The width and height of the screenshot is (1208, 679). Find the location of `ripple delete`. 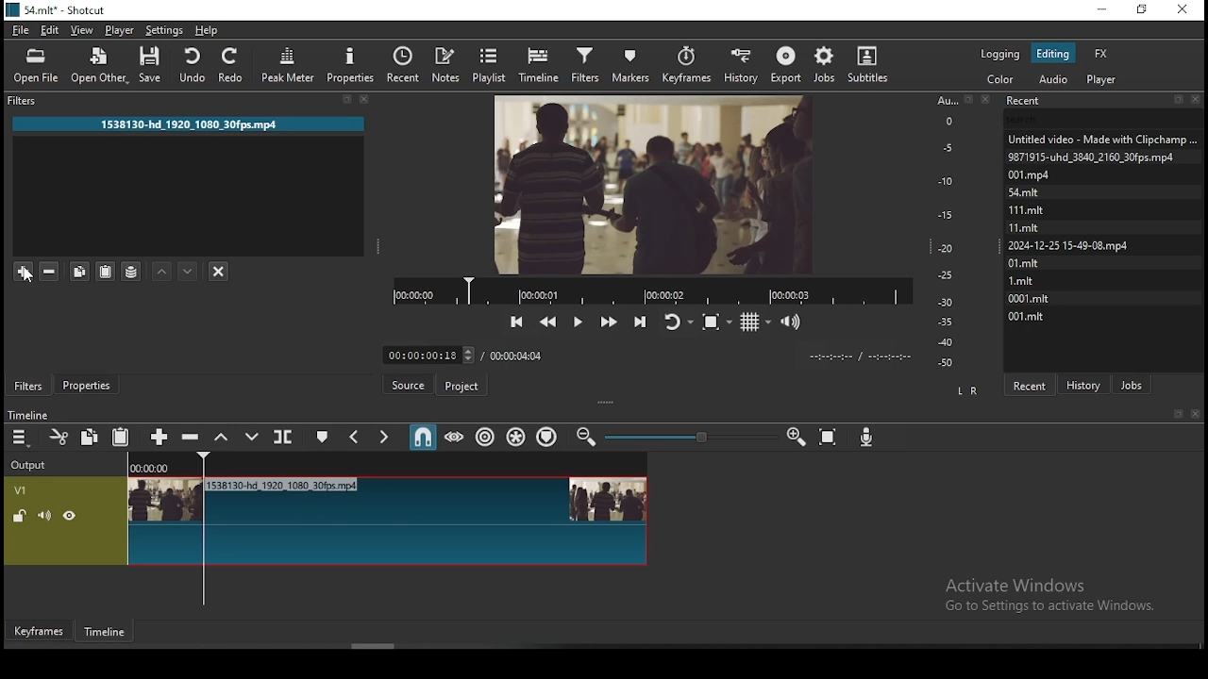

ripple delete is located at coordinates (193, 437).